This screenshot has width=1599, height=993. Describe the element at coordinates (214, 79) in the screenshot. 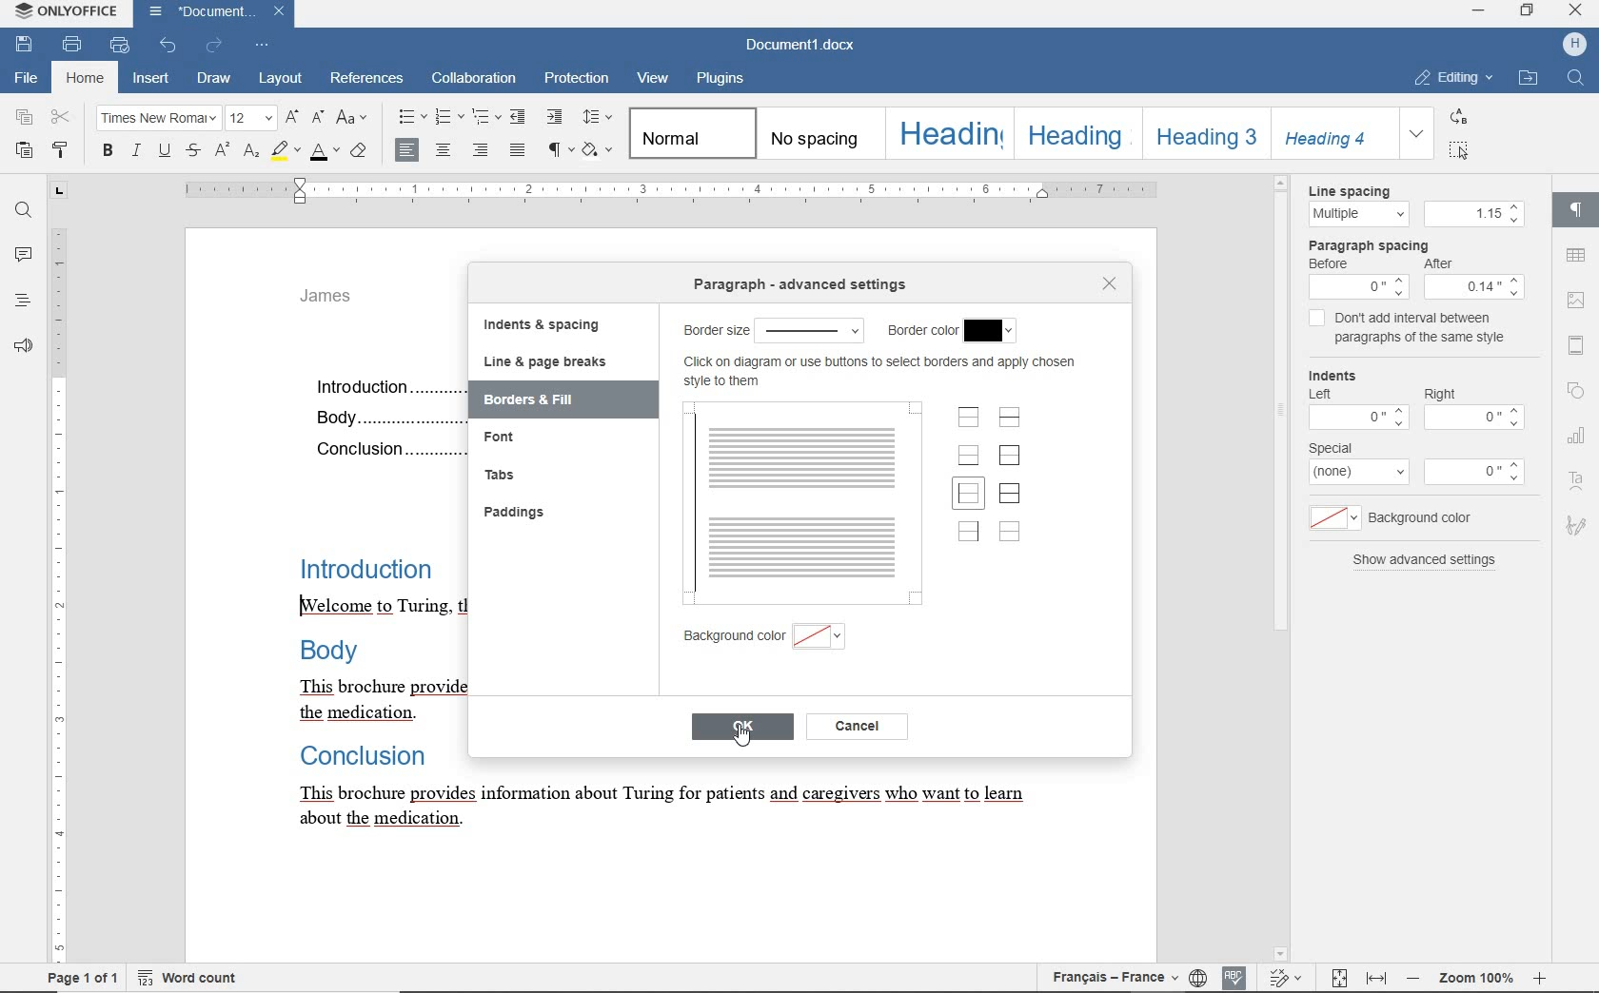

I see `draw` at that location.